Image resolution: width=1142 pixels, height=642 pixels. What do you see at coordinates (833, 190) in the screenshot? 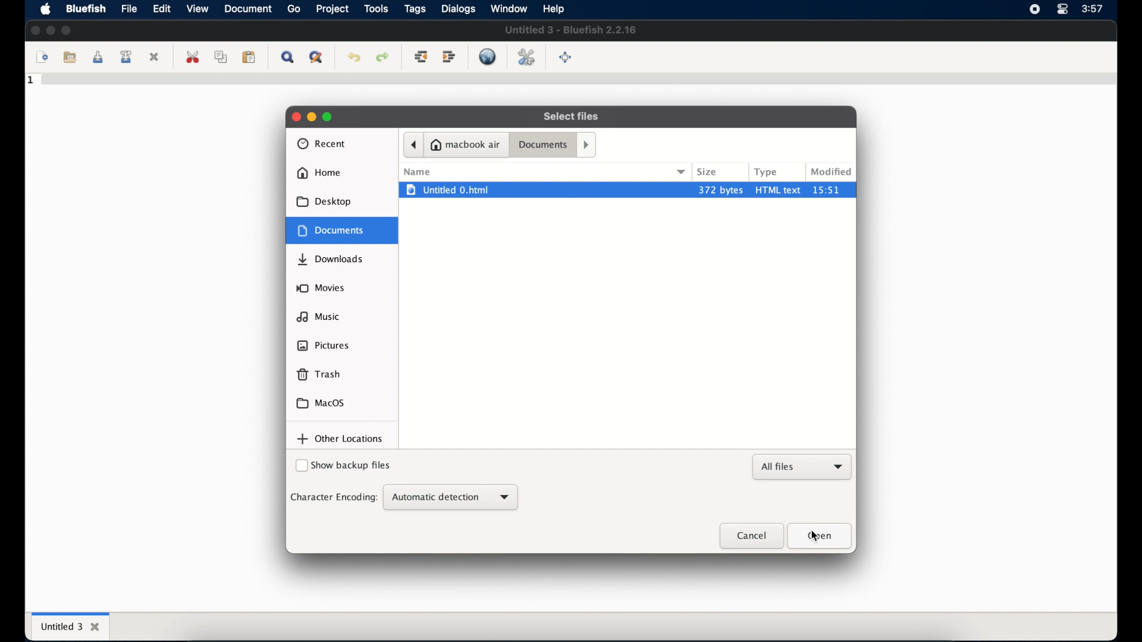
I see `15  : 51` at bounding box center [833, 190].